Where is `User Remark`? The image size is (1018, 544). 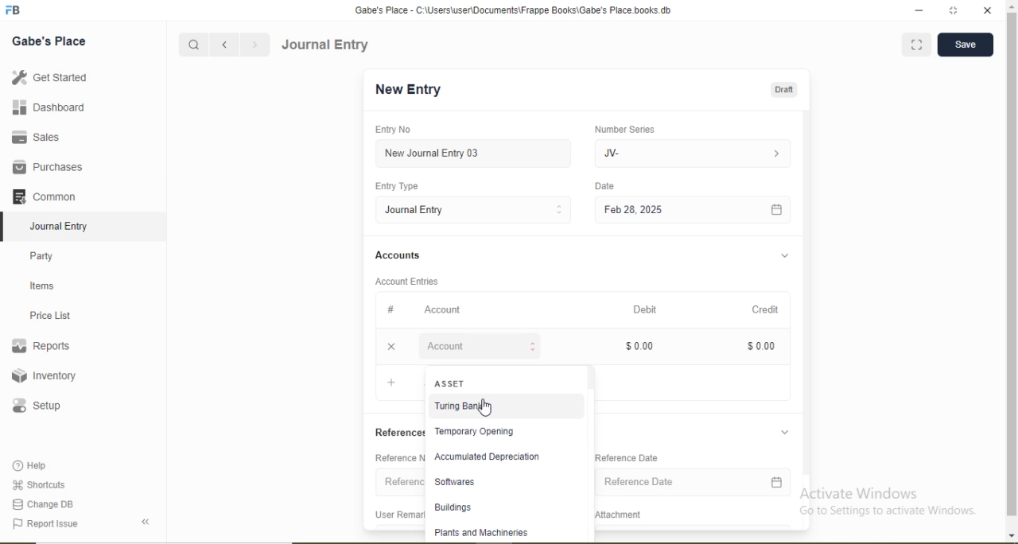 User Remark is located at coordinates (398, 514).